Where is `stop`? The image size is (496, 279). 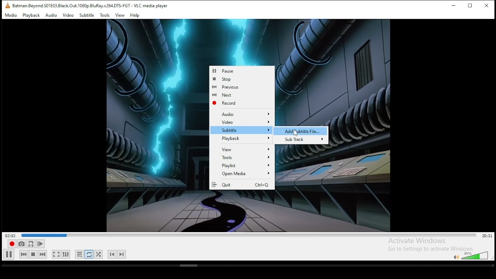 stop is located at coordinates (239, 79).